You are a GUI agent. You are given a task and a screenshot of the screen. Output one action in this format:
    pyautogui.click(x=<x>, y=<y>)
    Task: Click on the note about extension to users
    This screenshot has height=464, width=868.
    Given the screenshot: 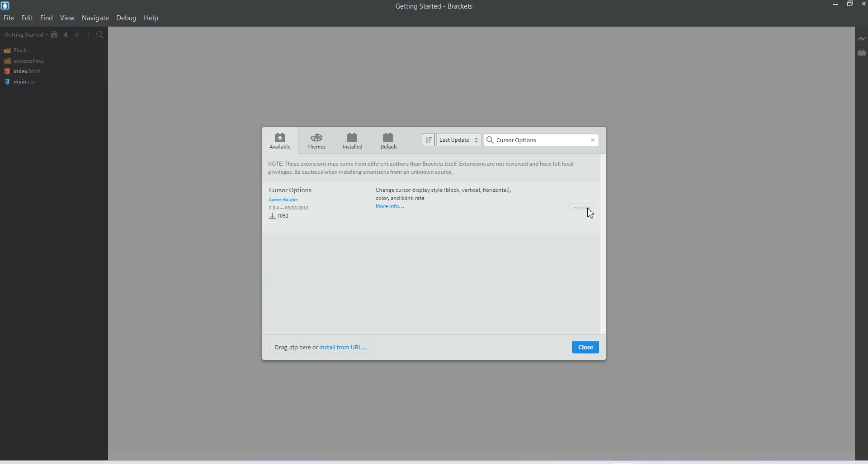 What is the action you would take?
    pyautogui.click(x=427, y=168)
    